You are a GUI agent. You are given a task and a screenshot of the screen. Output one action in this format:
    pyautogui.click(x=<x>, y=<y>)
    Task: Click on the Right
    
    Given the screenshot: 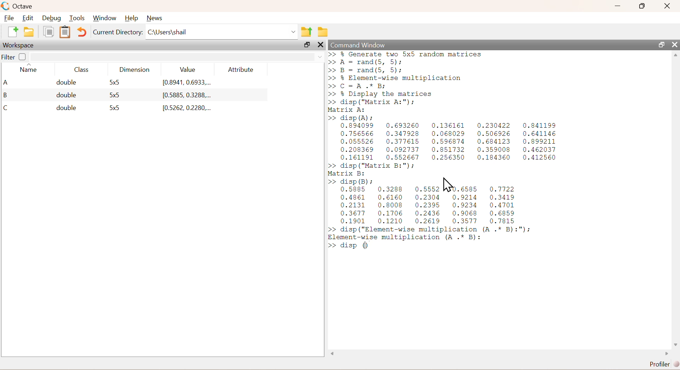 What is the action you would take?
    pyautogui.click(x=665, y=353)
    